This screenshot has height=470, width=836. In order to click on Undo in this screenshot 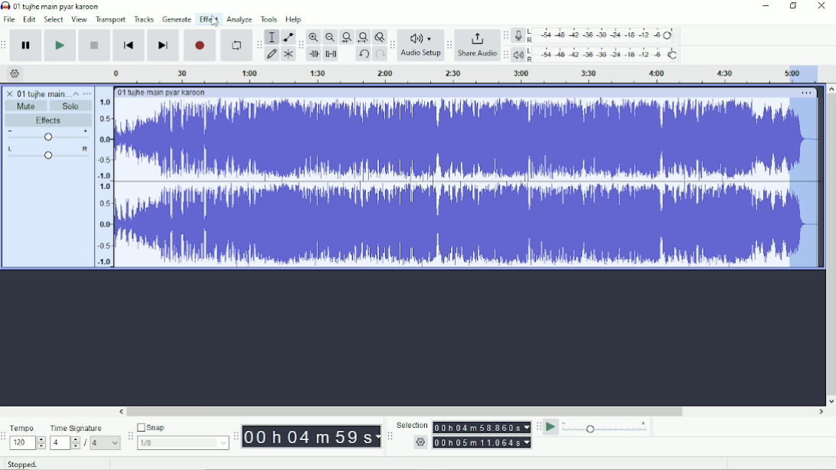, I will do `click(364, 54)`.